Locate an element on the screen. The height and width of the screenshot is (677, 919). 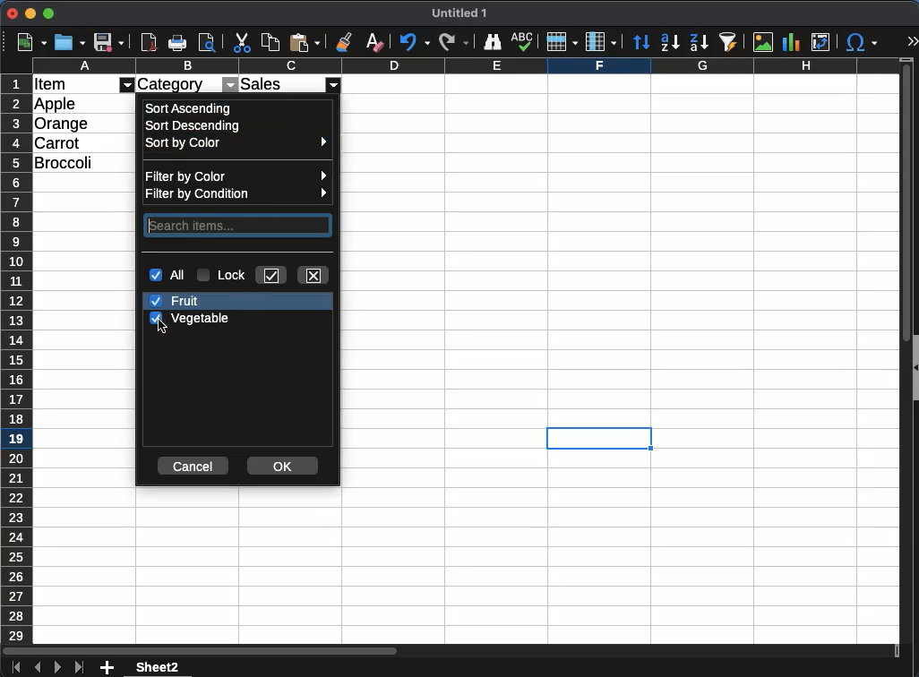
lock is located at coordinates (223, 275).